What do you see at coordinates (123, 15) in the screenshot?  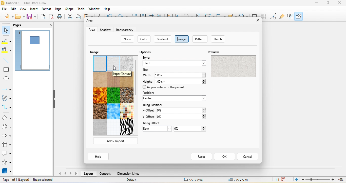 I see `redo` at bounding box center [123, 15].